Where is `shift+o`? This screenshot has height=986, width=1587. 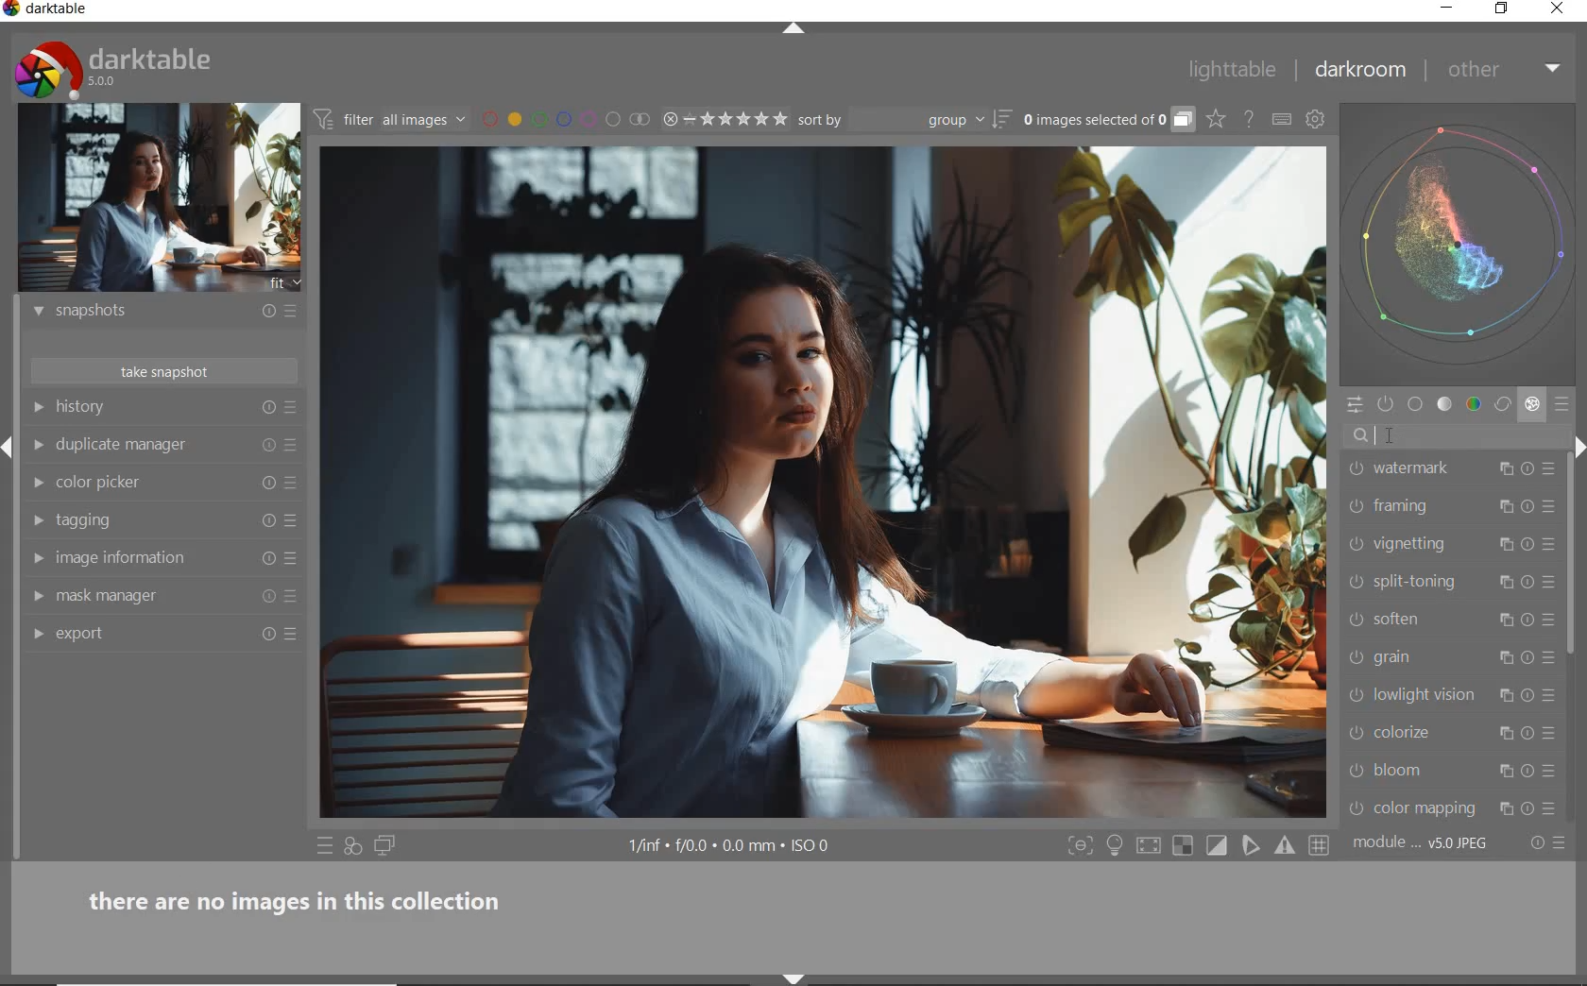
shift+o is located at coordinates (1182, 847).